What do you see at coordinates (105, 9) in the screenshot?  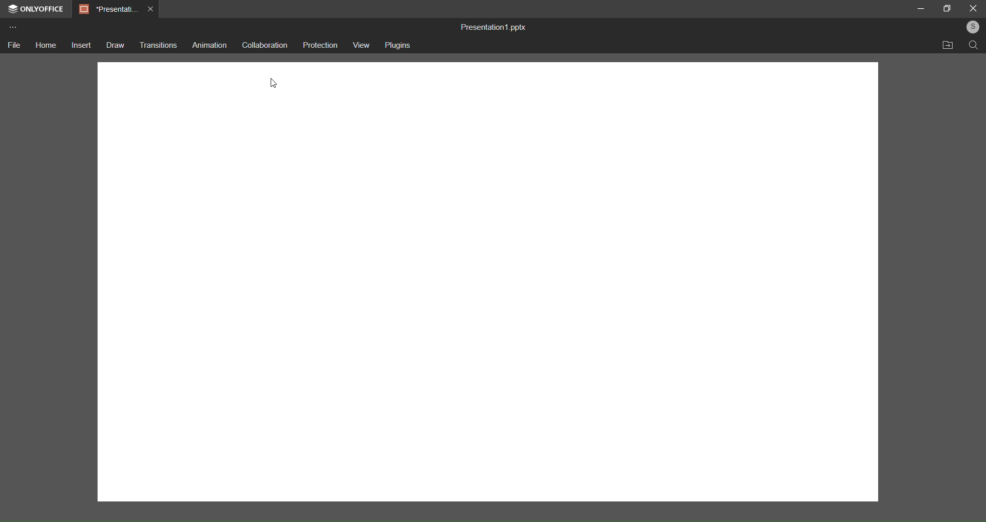 I see `Presentation1` at bounding box center [105, 9].